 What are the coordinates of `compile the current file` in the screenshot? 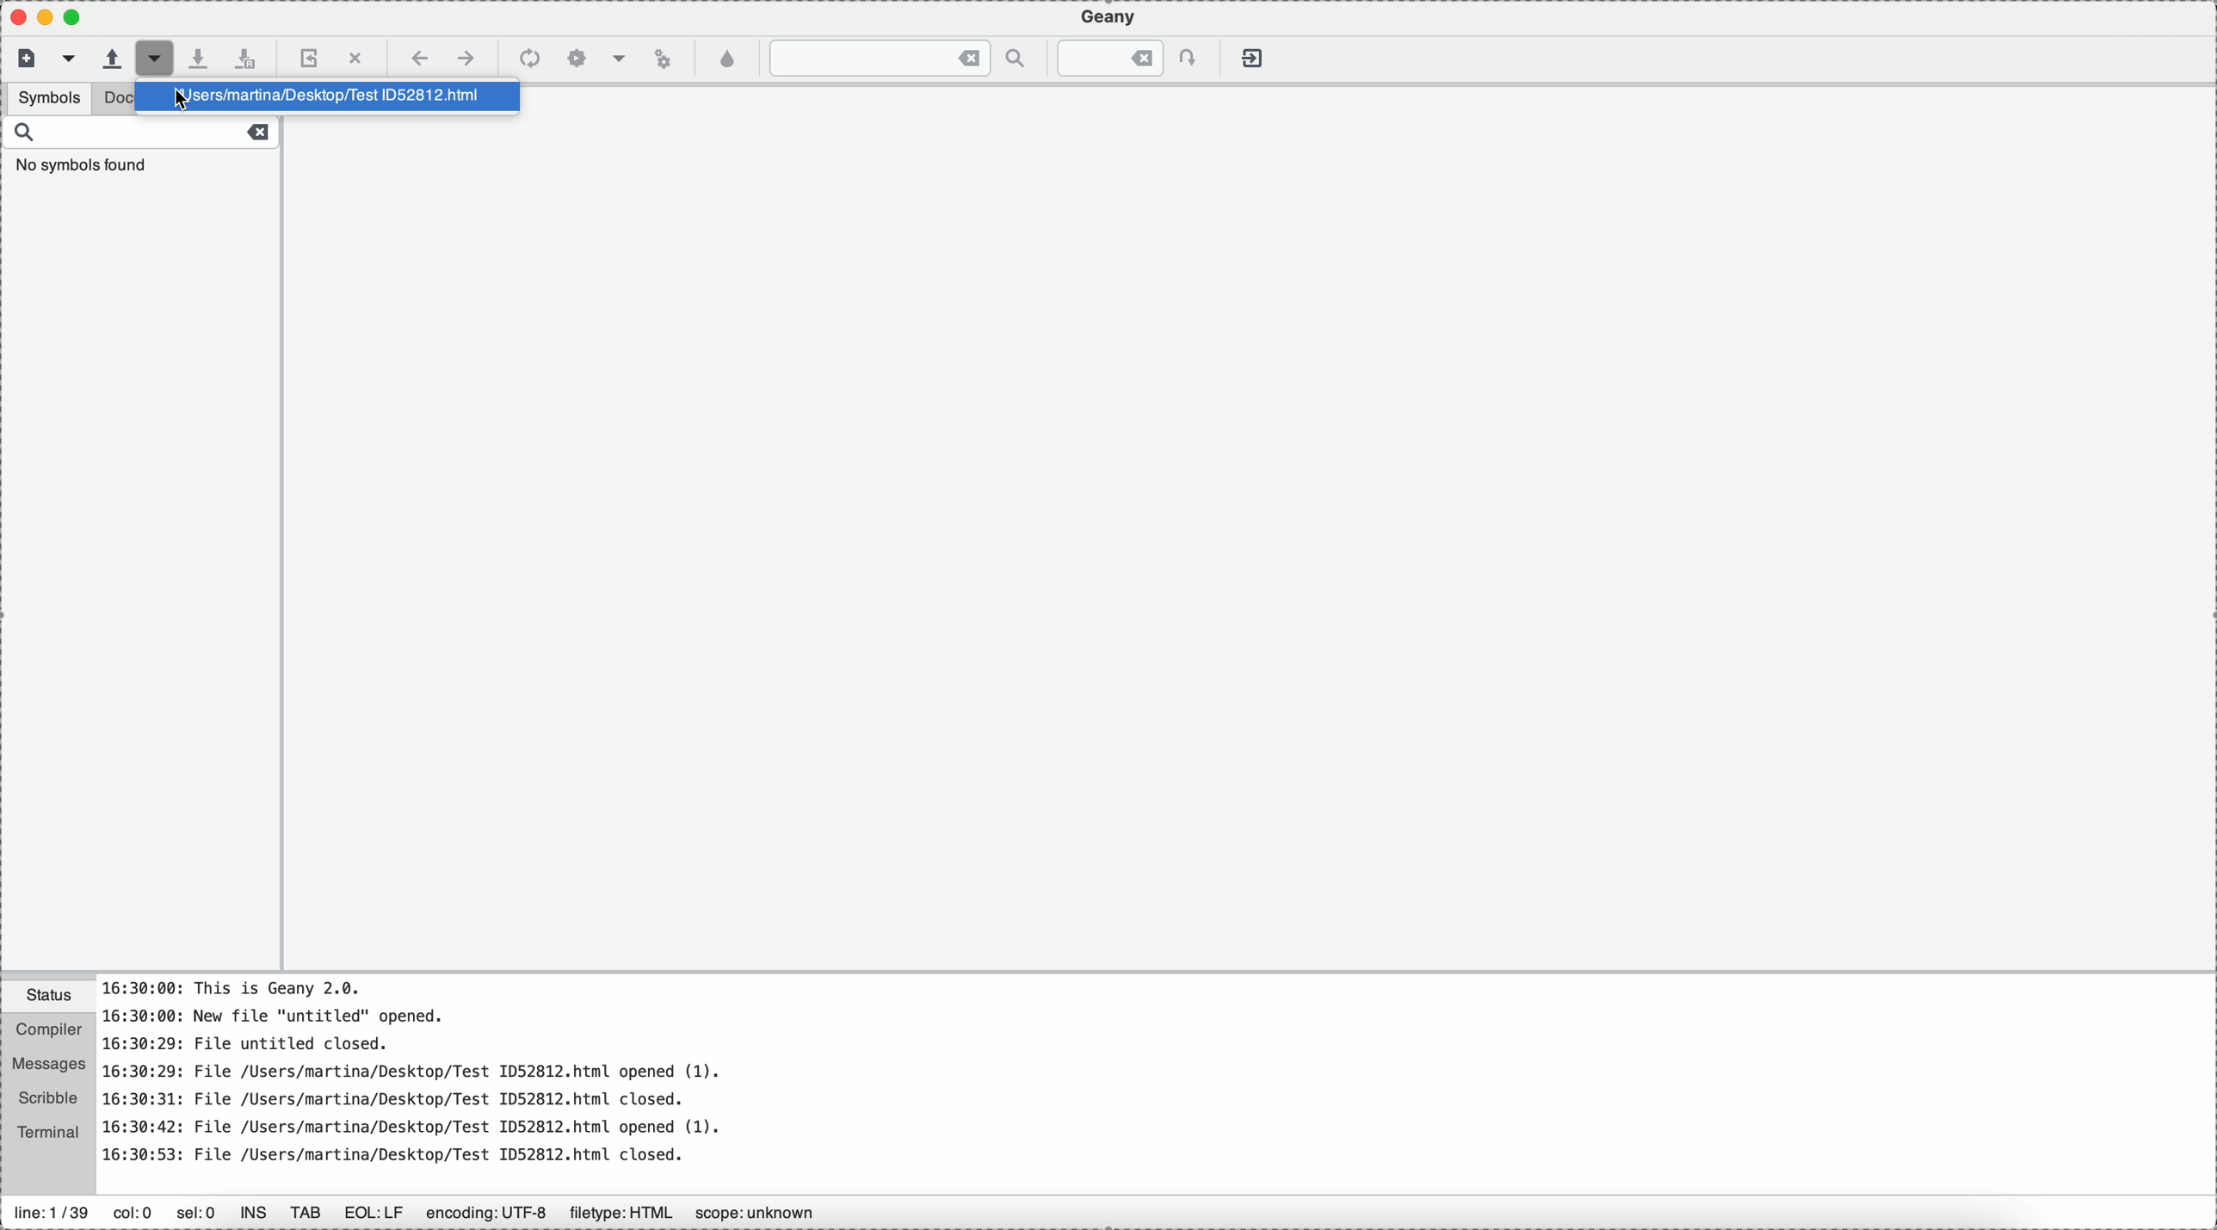 It's located at (529, 58).